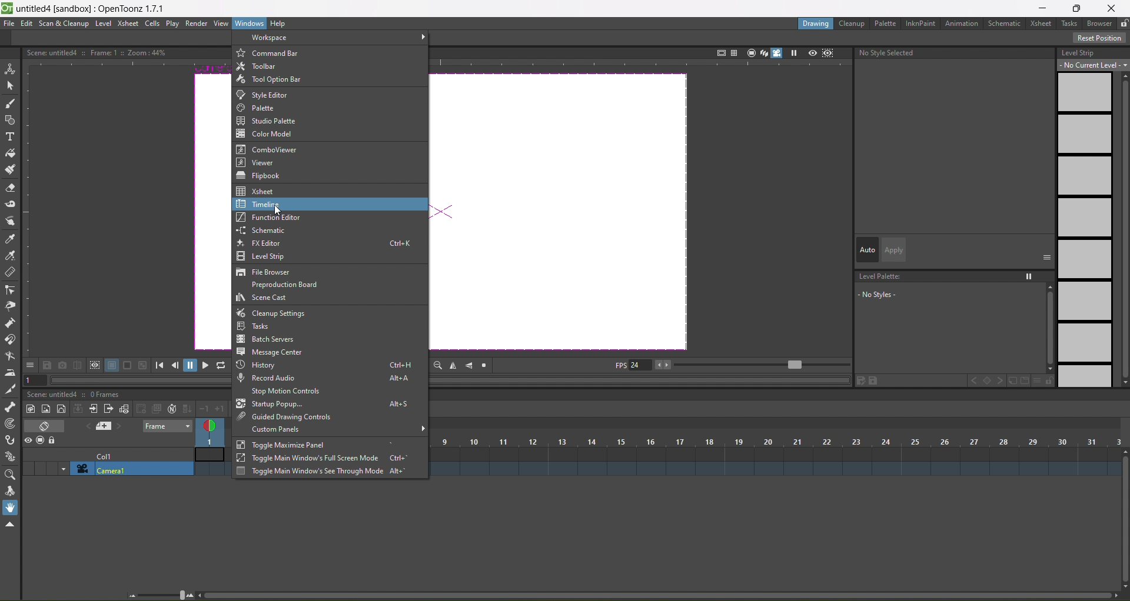 Image resolution: width=1130 pixels, height=601 pixels. Describe the element at coordinates (260, 66) in the screenshot. I see `toolbar` at that location.